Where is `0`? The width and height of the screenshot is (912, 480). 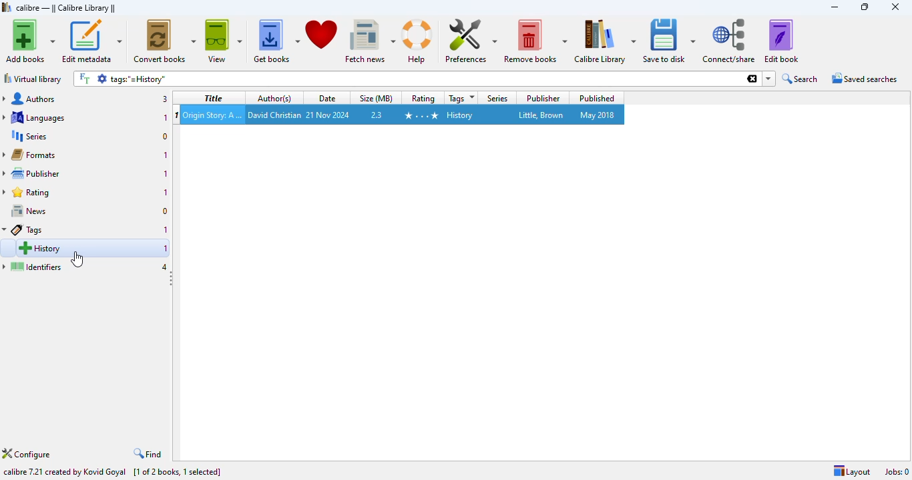 0 is located at coordinates (166, 211).